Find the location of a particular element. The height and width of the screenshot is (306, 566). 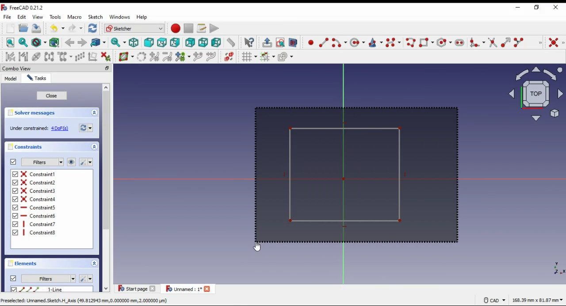

fit selection is located at coordinates (23, 42).